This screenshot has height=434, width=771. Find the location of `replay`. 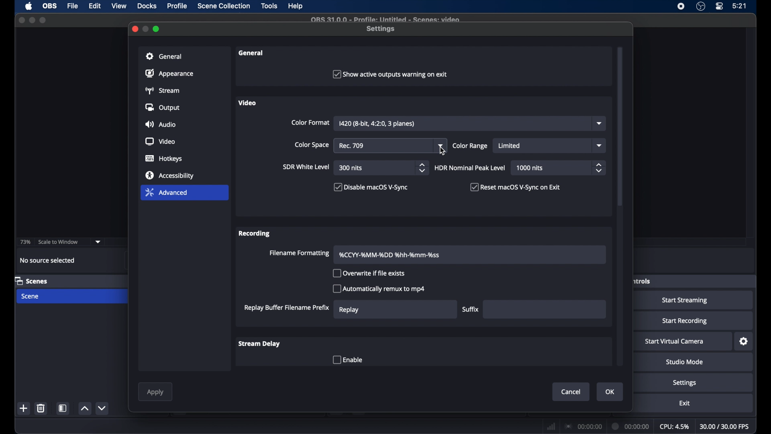

replay is located at coordinates (349, 310).